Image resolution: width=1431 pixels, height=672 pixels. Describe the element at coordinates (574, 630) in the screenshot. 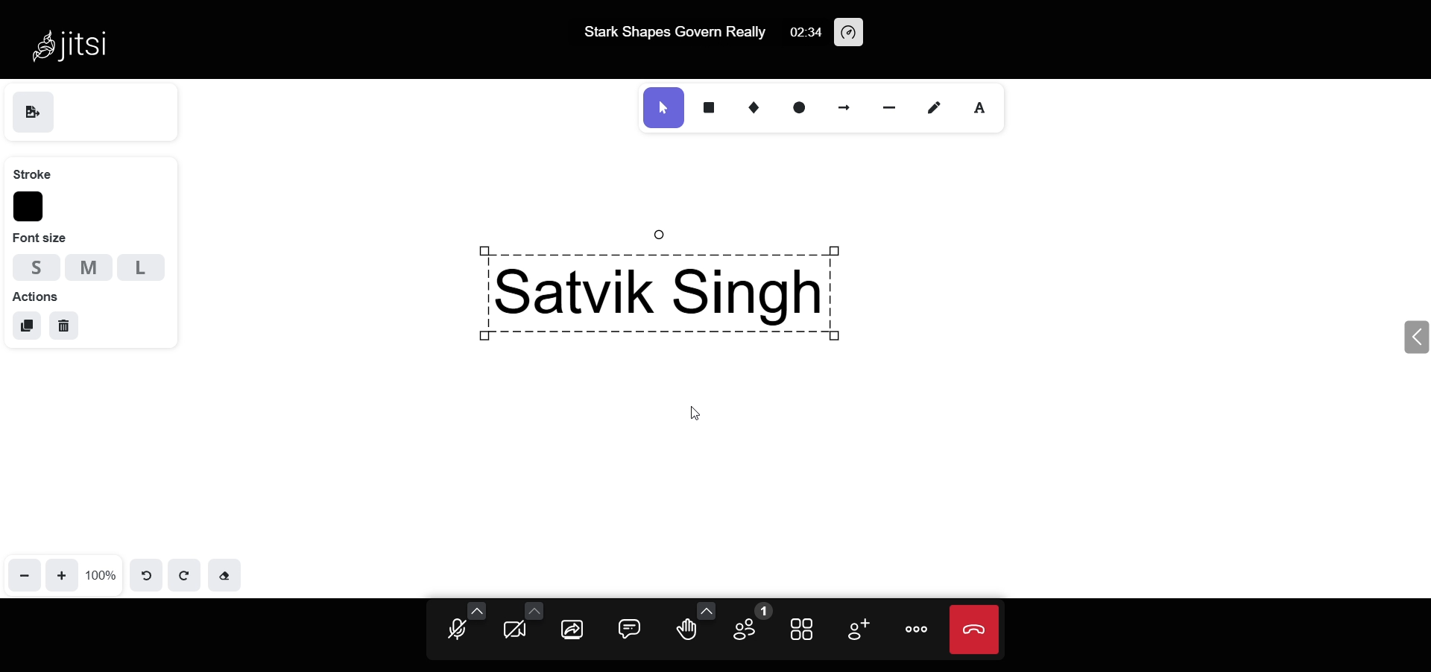

I see `screen share` at that location.